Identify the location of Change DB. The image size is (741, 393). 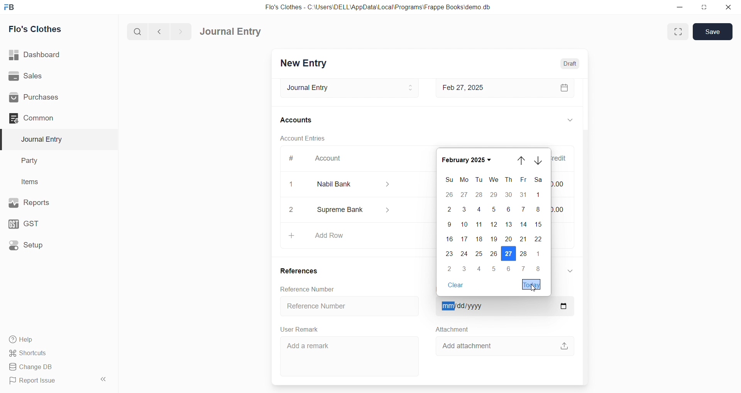
(48, 366).